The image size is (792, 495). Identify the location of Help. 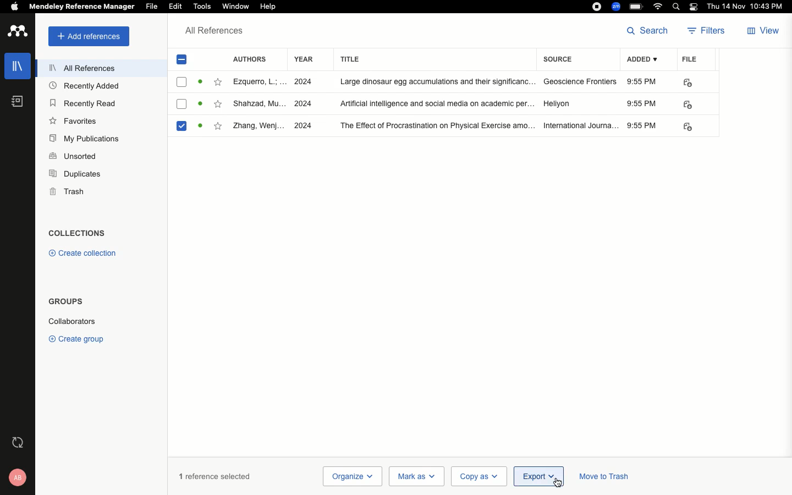
(273, 6).